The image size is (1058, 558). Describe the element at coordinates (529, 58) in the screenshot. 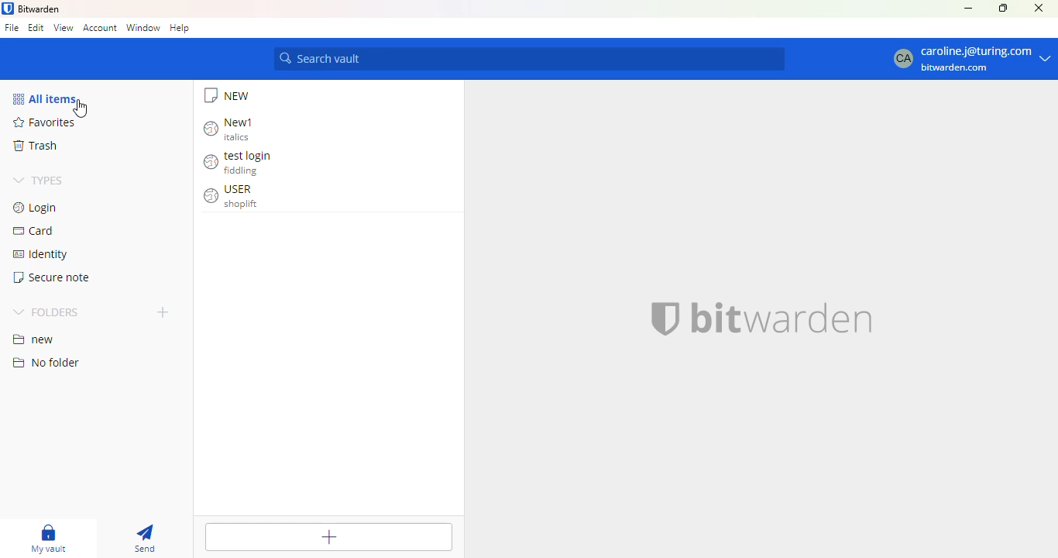

I see `search vault` at that location.